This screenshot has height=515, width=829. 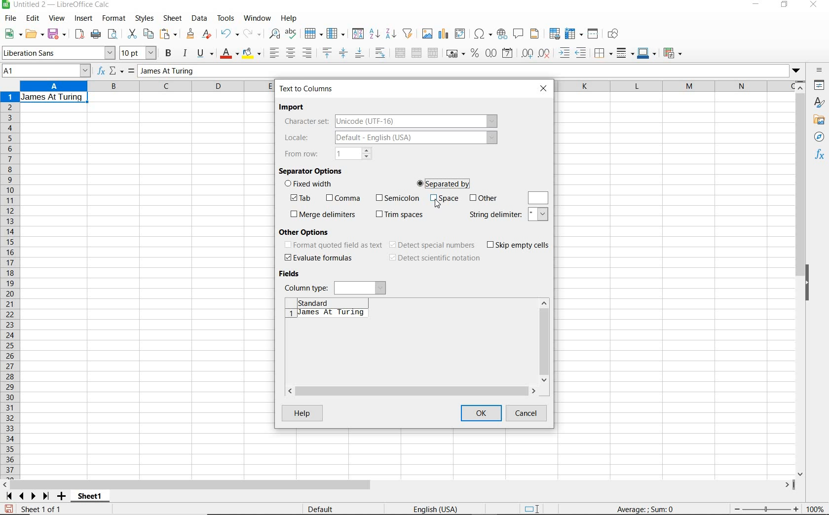 I want to click on scrollbar, so click(x=544, y=341).